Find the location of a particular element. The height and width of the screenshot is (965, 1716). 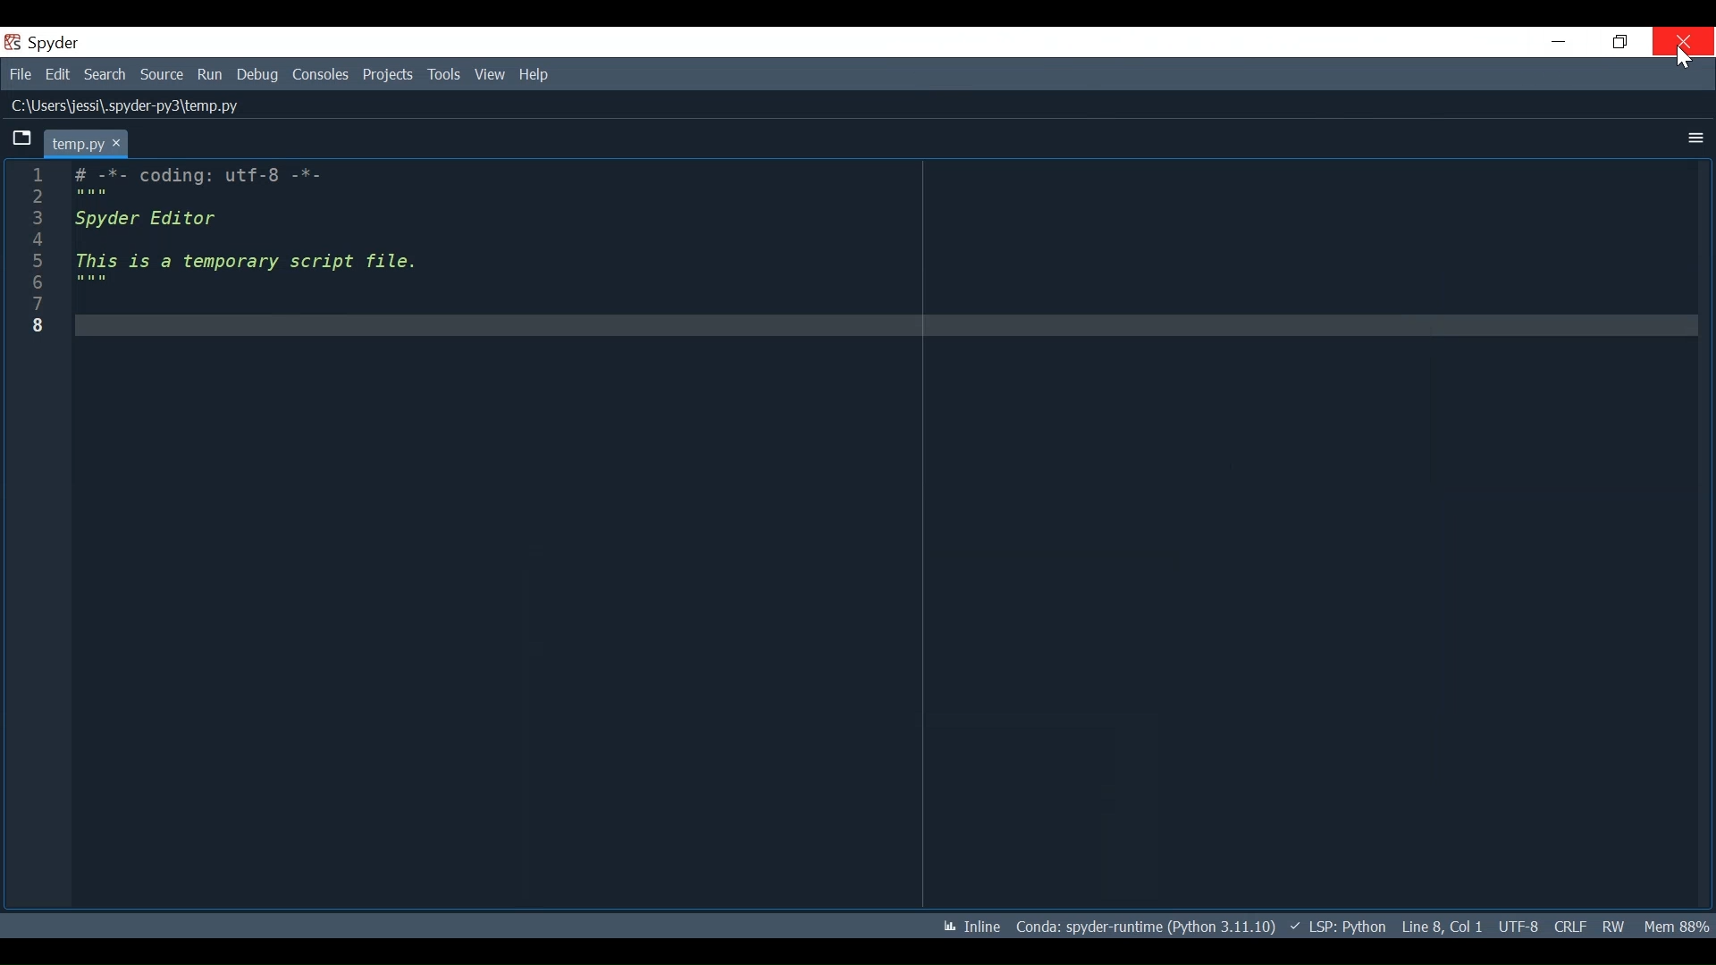

Projects is located at coordinates (388, 75).